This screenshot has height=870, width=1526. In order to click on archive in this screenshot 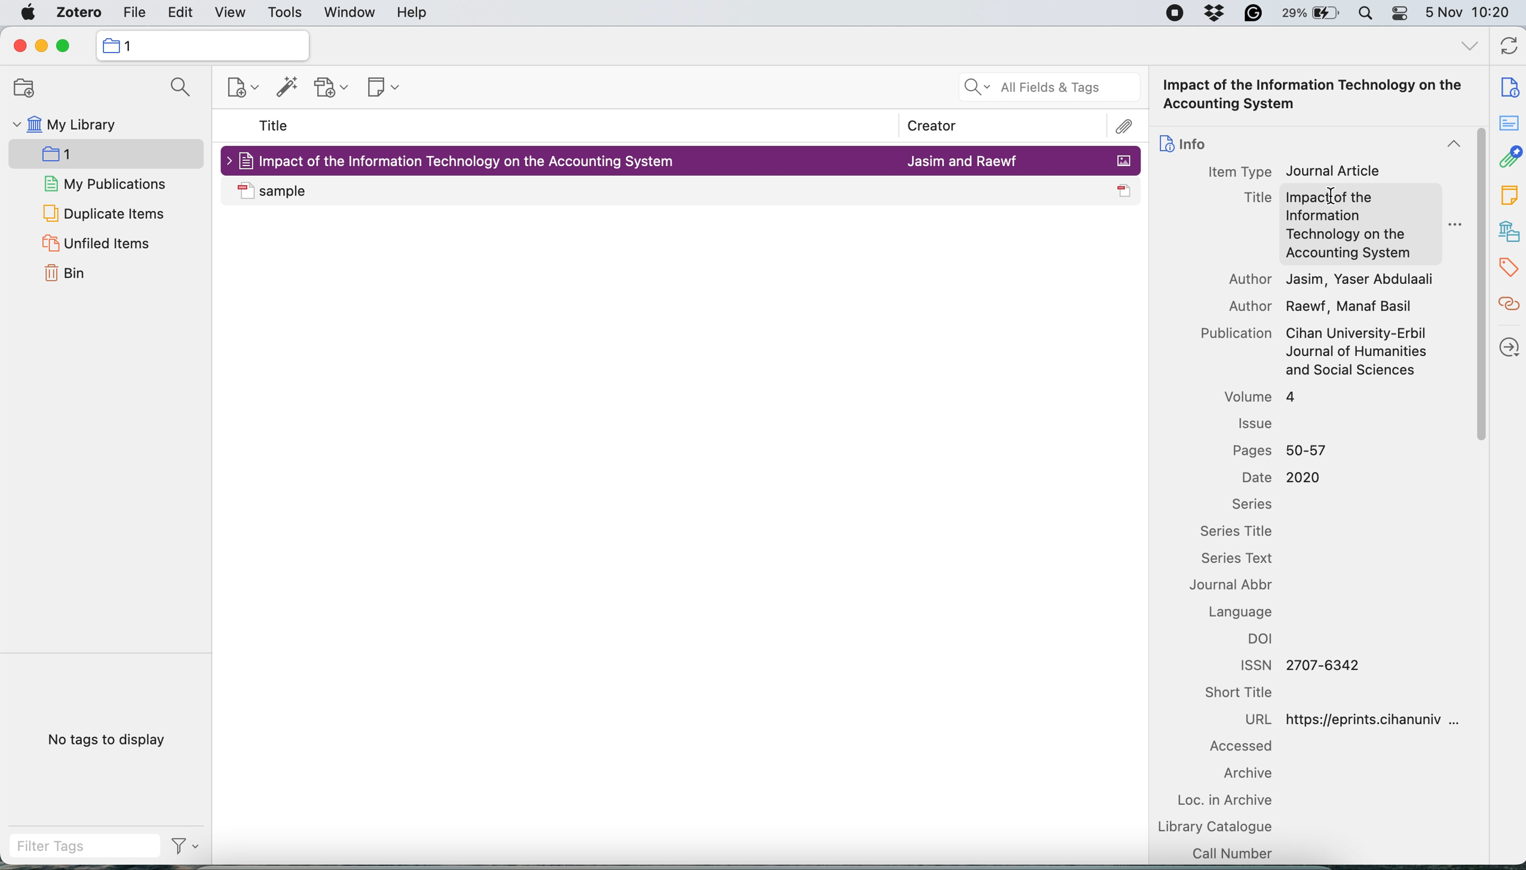, I will do `click(1248, 773)`.